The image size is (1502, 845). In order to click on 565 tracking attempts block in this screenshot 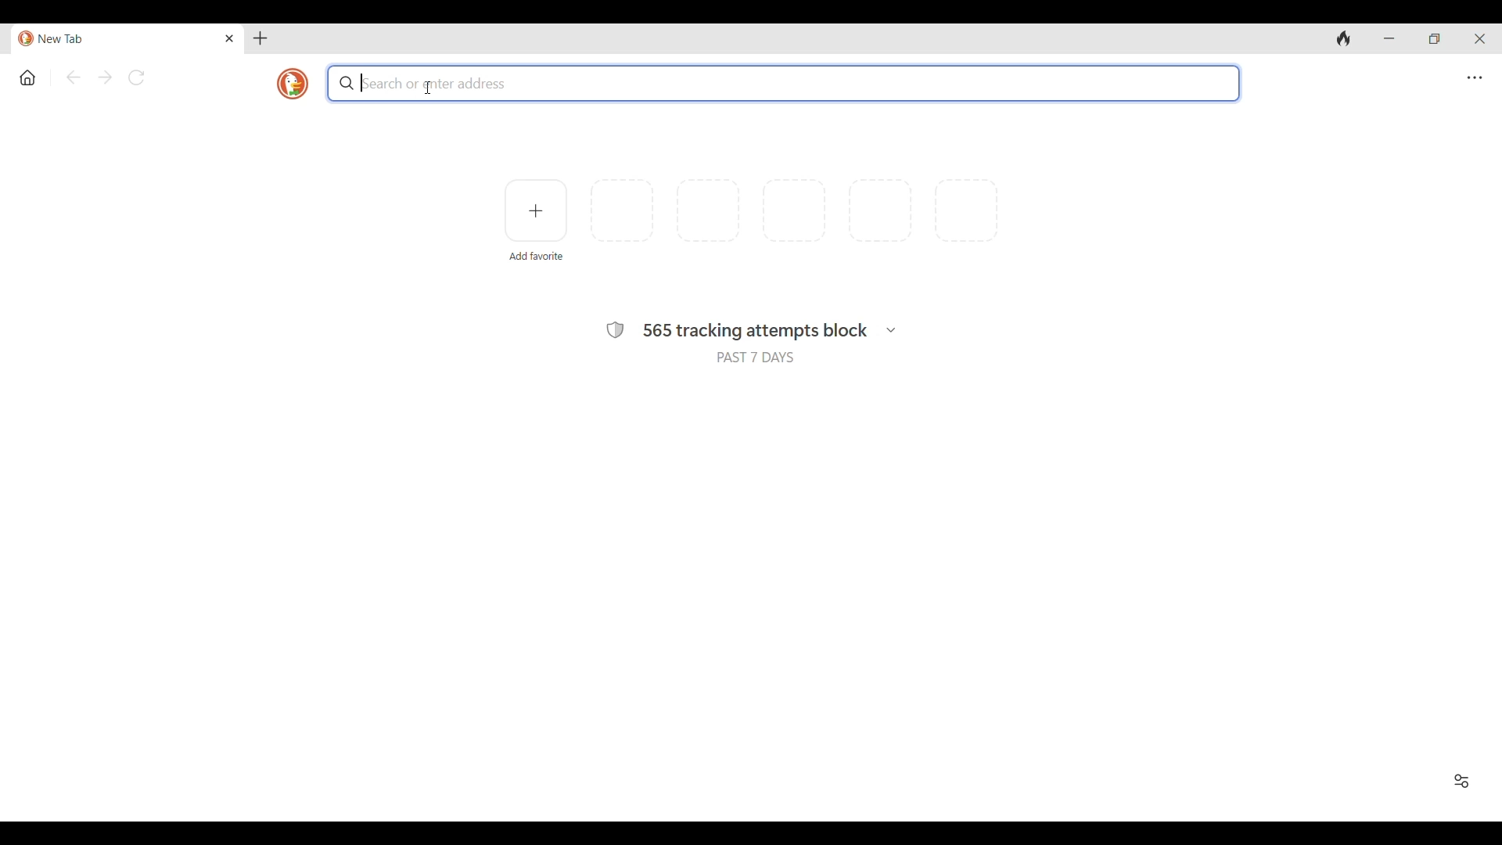, I will do `click(756, 332)`.